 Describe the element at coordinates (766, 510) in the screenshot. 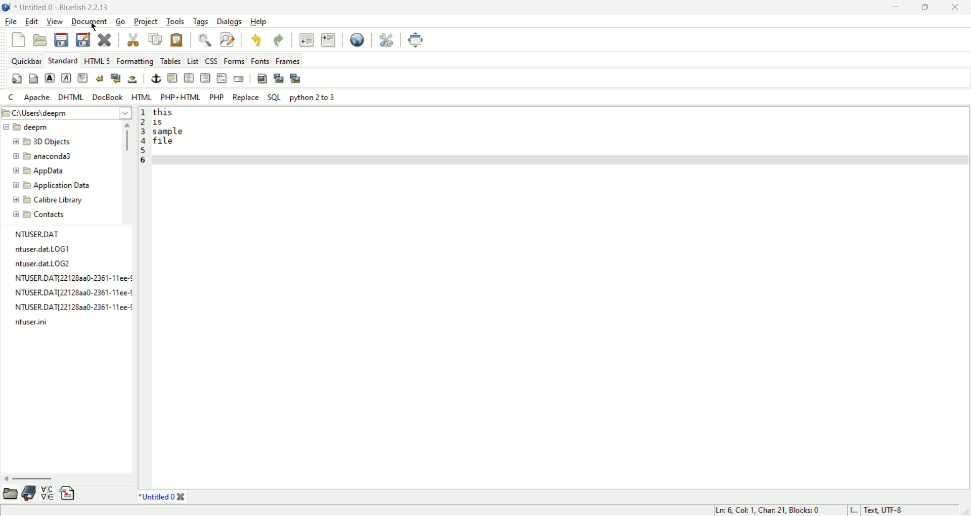

I see `ln, col, char, blocks` at that location.